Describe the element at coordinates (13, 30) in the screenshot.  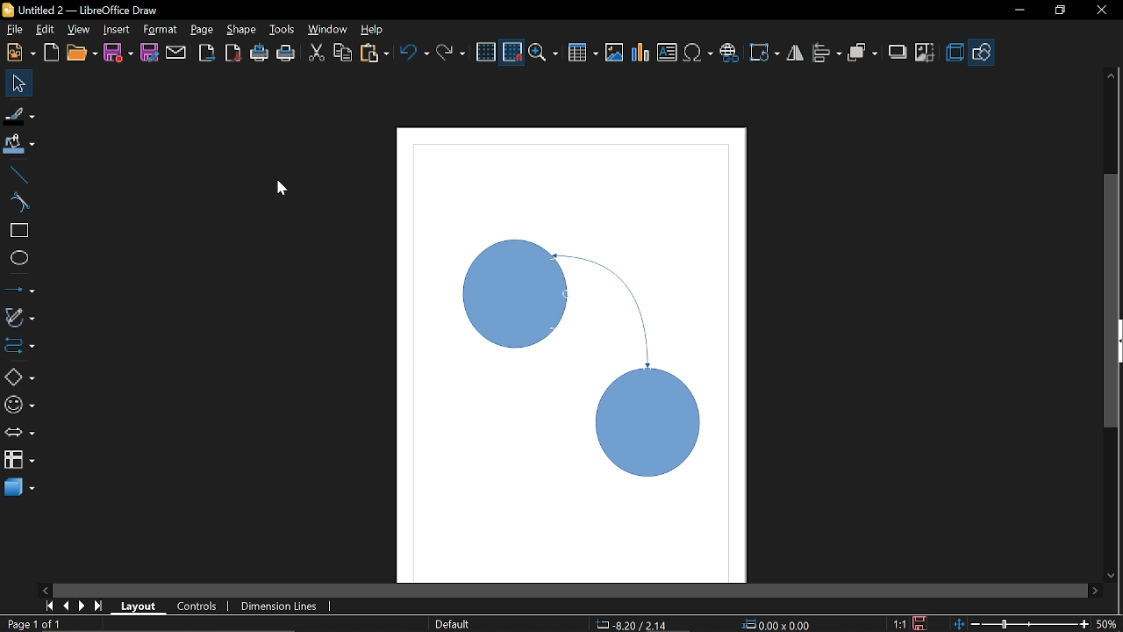
I see `file ` at that location.